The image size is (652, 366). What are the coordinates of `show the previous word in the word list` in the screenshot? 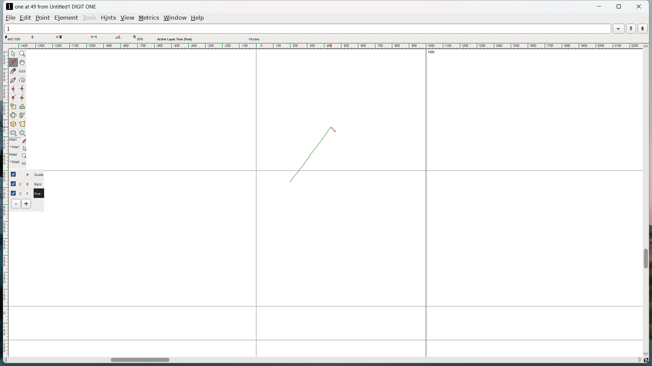 It's located at (631, 28).